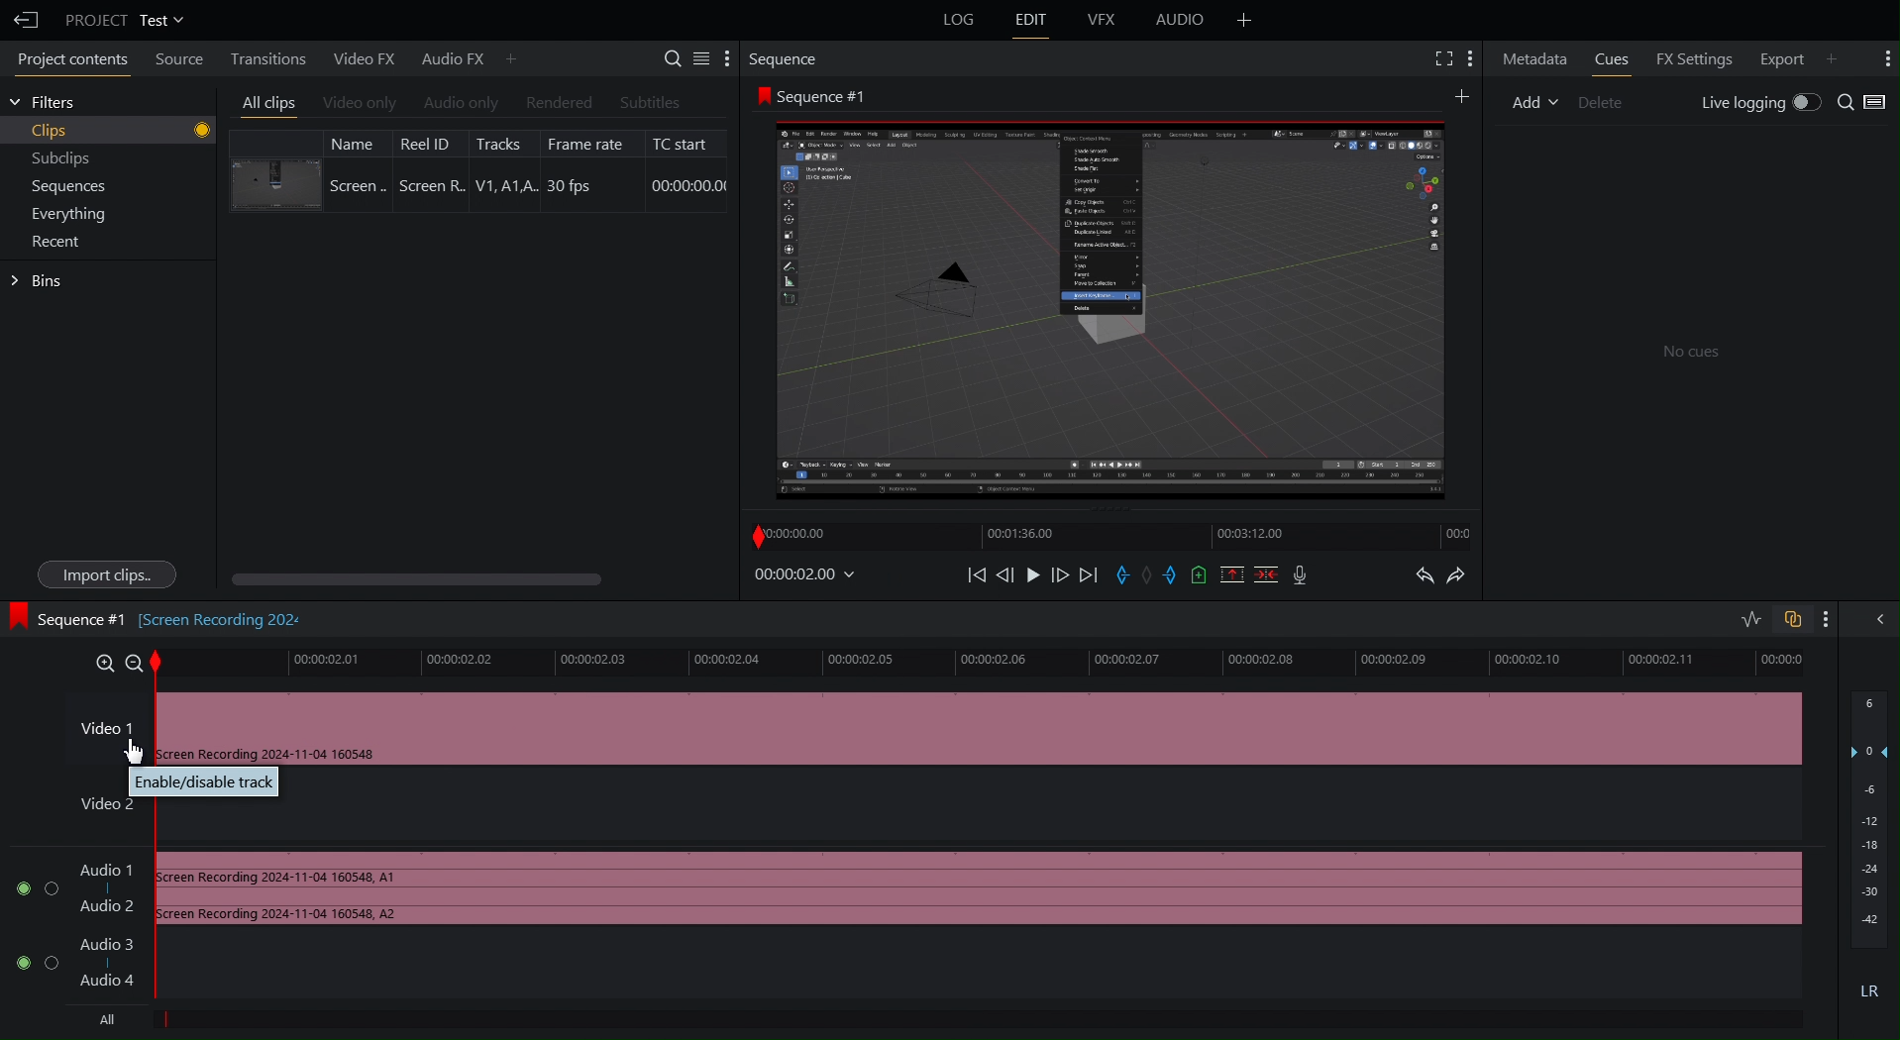 This screenshot has height=1040, width=1900. What do you see at coordinates (1424, 576) in the screenshot?
I see `Undo` at bounding box center [1424, 576].